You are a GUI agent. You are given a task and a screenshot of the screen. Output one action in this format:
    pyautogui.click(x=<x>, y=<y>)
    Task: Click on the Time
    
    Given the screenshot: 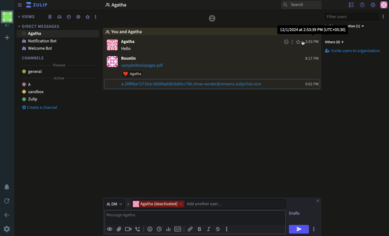 What is the action you would take?
    pyautogui.click(x=312, y=58)
    